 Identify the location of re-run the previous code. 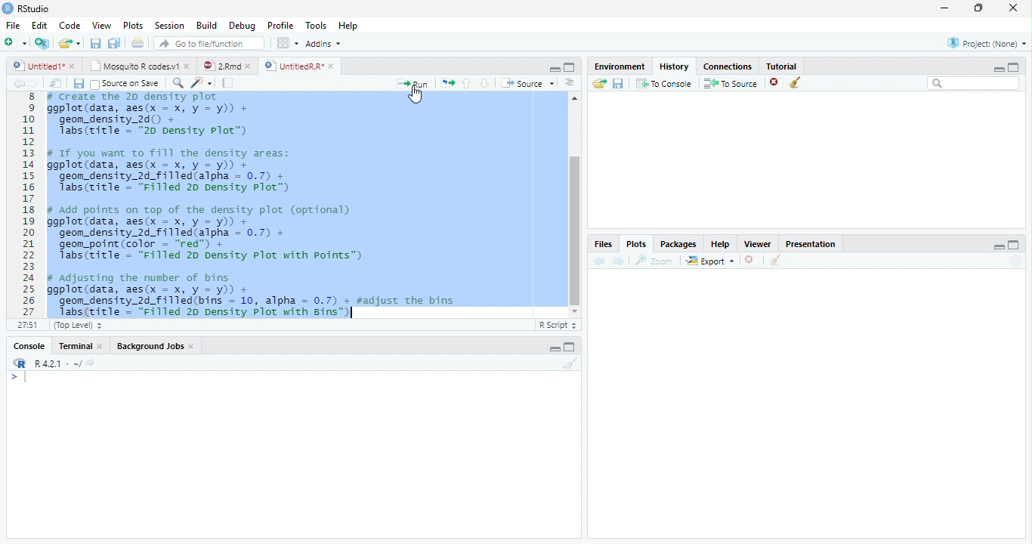
(447, 82).